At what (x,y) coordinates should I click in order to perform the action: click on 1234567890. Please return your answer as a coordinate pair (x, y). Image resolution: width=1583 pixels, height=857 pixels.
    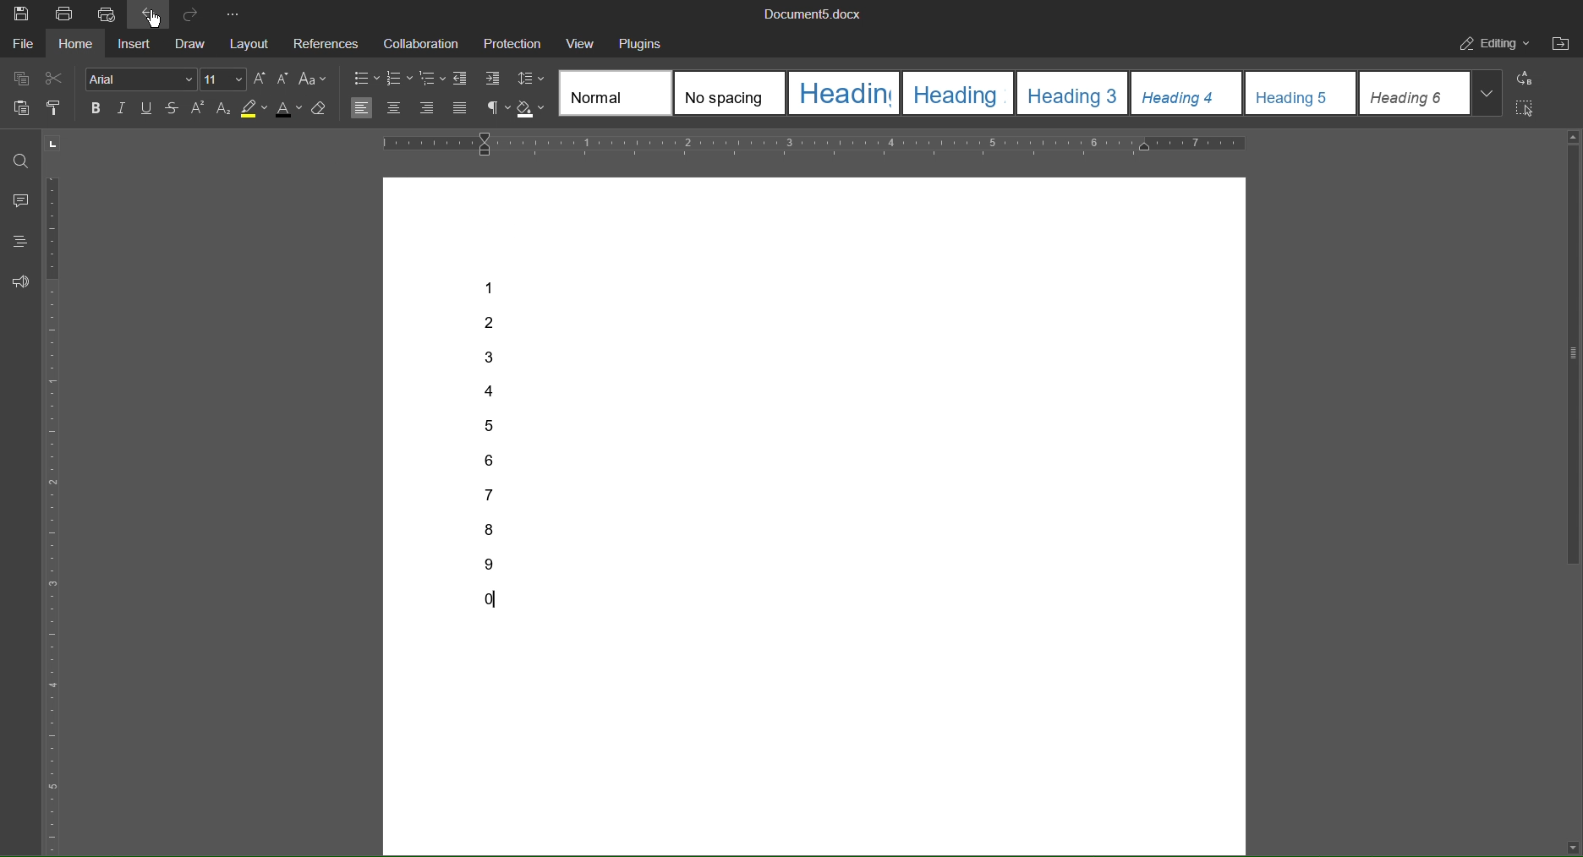
    Looking at the image, I should click on (498, 450).